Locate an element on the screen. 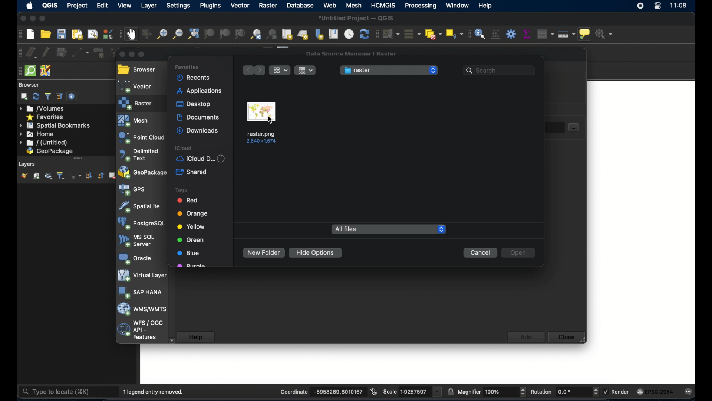 The width and height of the screenshot is (712, 401). processing is located at coordinates (420, 6).